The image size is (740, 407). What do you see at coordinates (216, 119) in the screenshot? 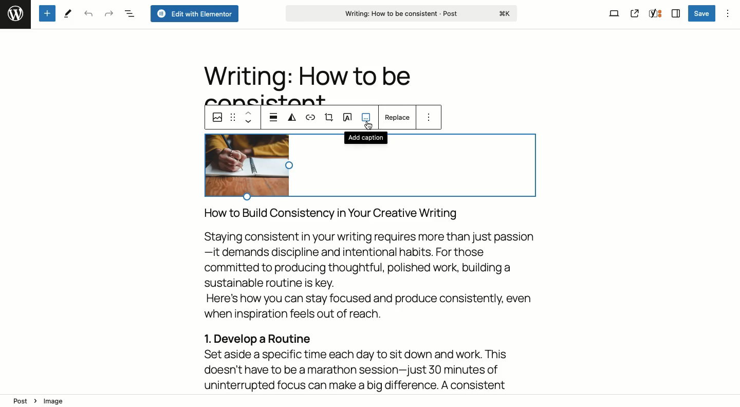
I see `Image` at bounding box center [216, 119].